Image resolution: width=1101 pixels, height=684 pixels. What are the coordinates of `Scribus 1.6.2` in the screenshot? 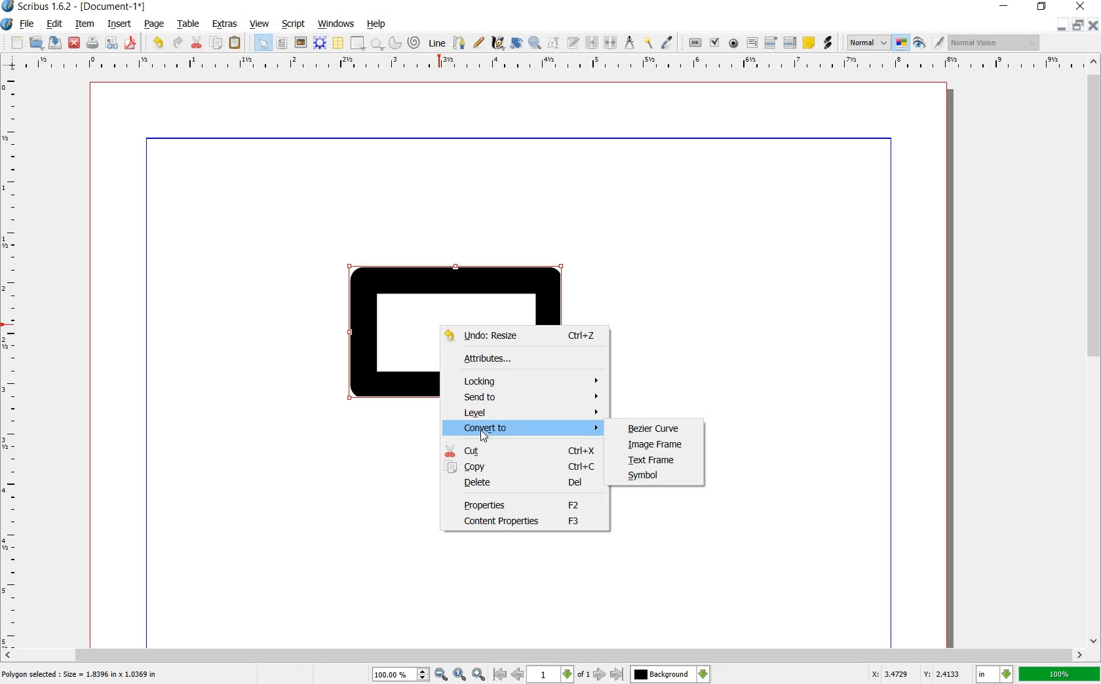 It's located at (37, 7).